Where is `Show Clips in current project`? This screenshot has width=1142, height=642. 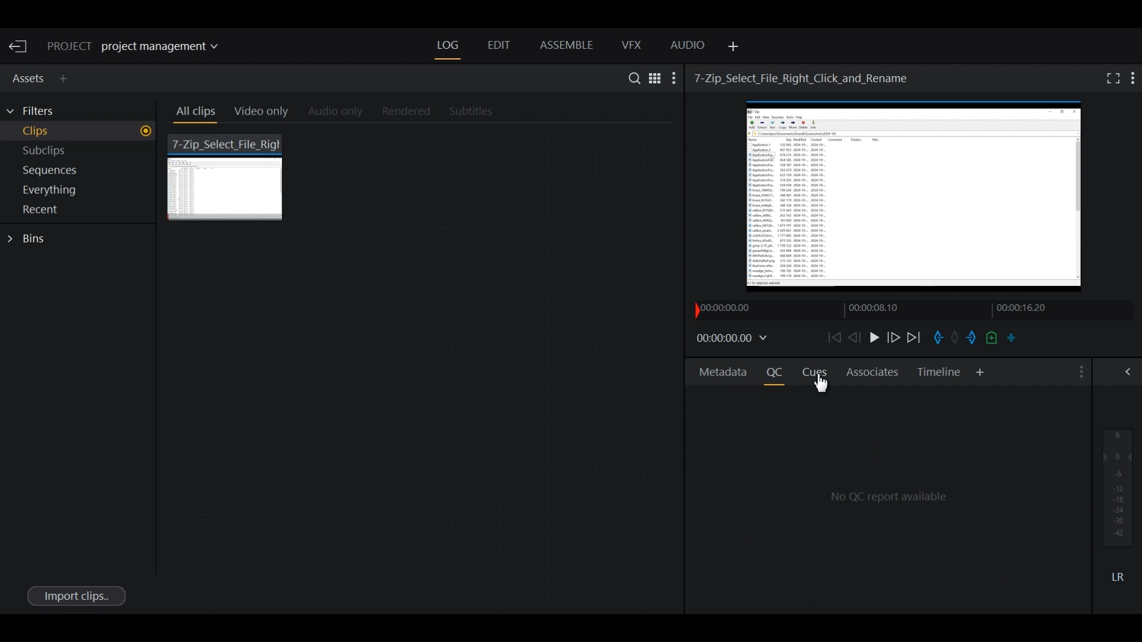
Show Clips in current project is located at coordinates (80, 133).